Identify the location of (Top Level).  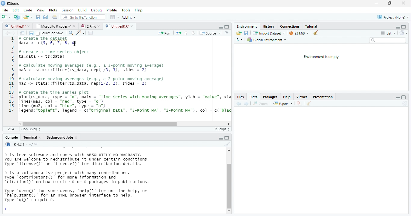
(29, 129).